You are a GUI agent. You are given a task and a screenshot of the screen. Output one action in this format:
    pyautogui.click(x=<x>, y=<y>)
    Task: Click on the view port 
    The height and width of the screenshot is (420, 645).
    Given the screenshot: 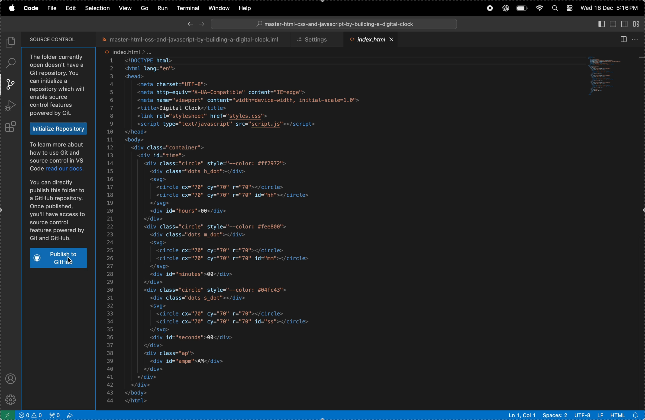 What is the action you would take?
    pyautogui.click(x=64, y=415)
    